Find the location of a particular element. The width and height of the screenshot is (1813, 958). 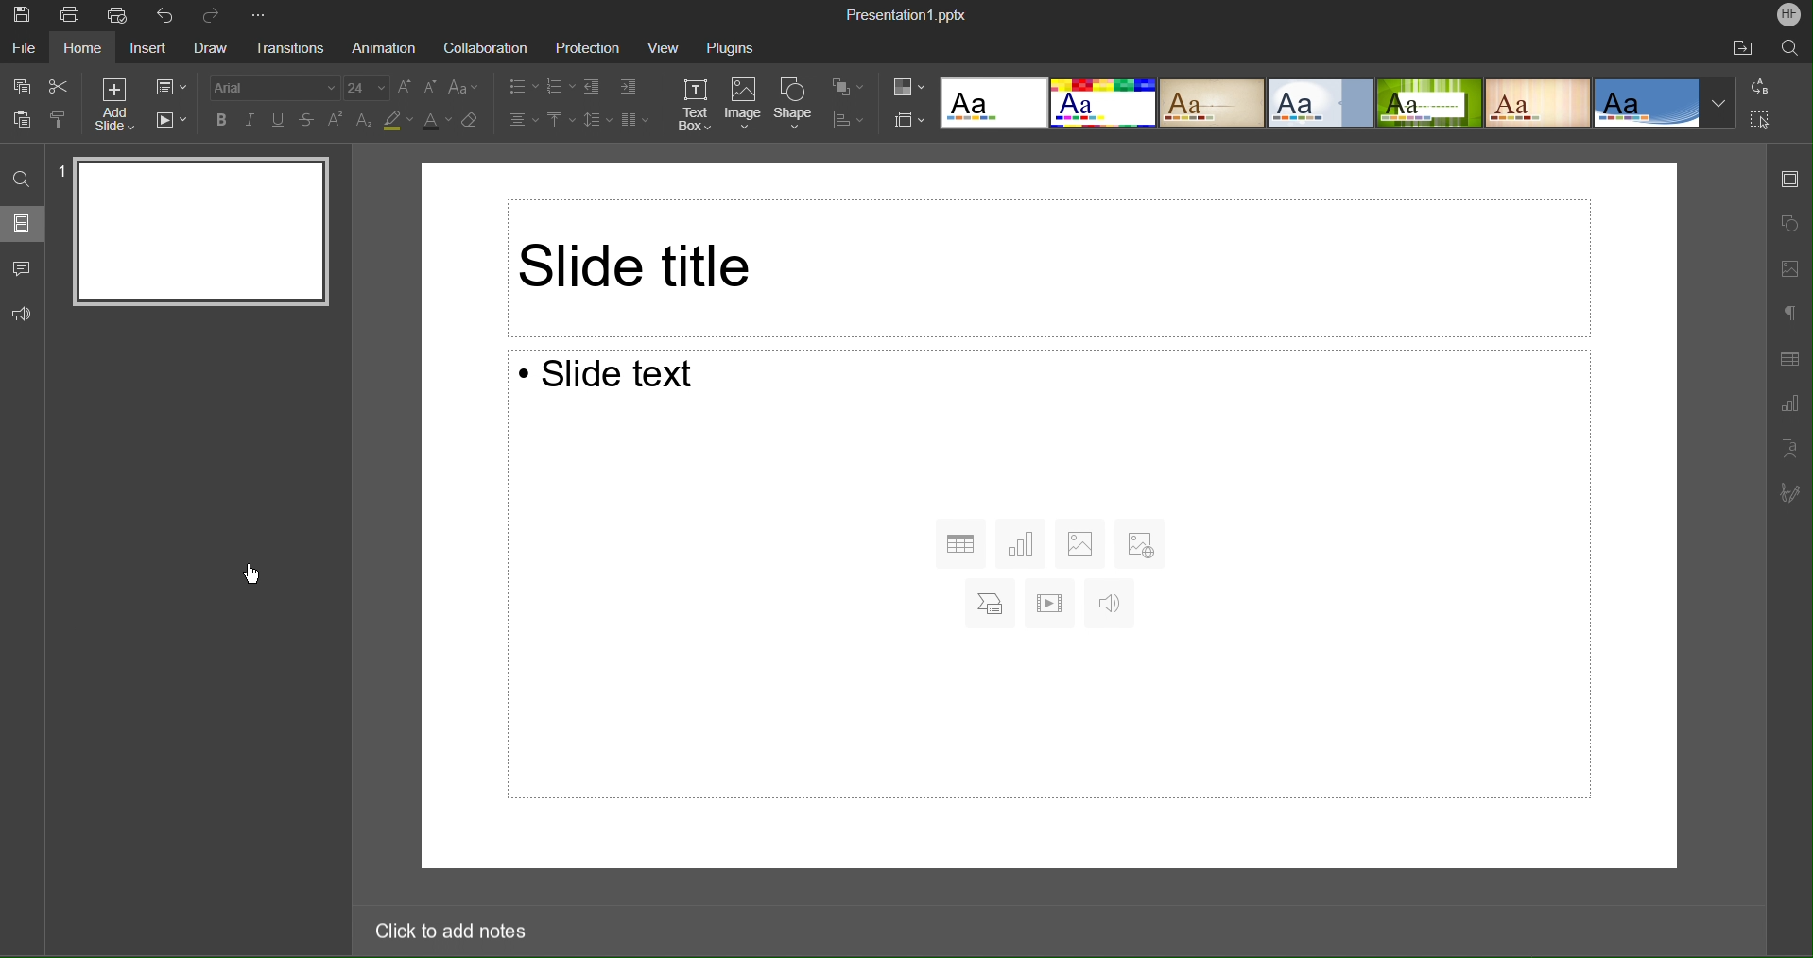

Add Slide is located at coordinates (117, 102).